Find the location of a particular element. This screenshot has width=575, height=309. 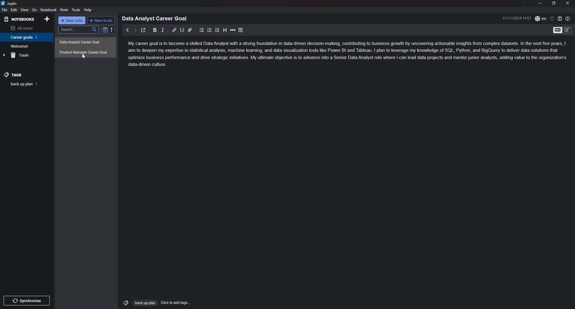

add notebook is located at coordinates (48, 19).